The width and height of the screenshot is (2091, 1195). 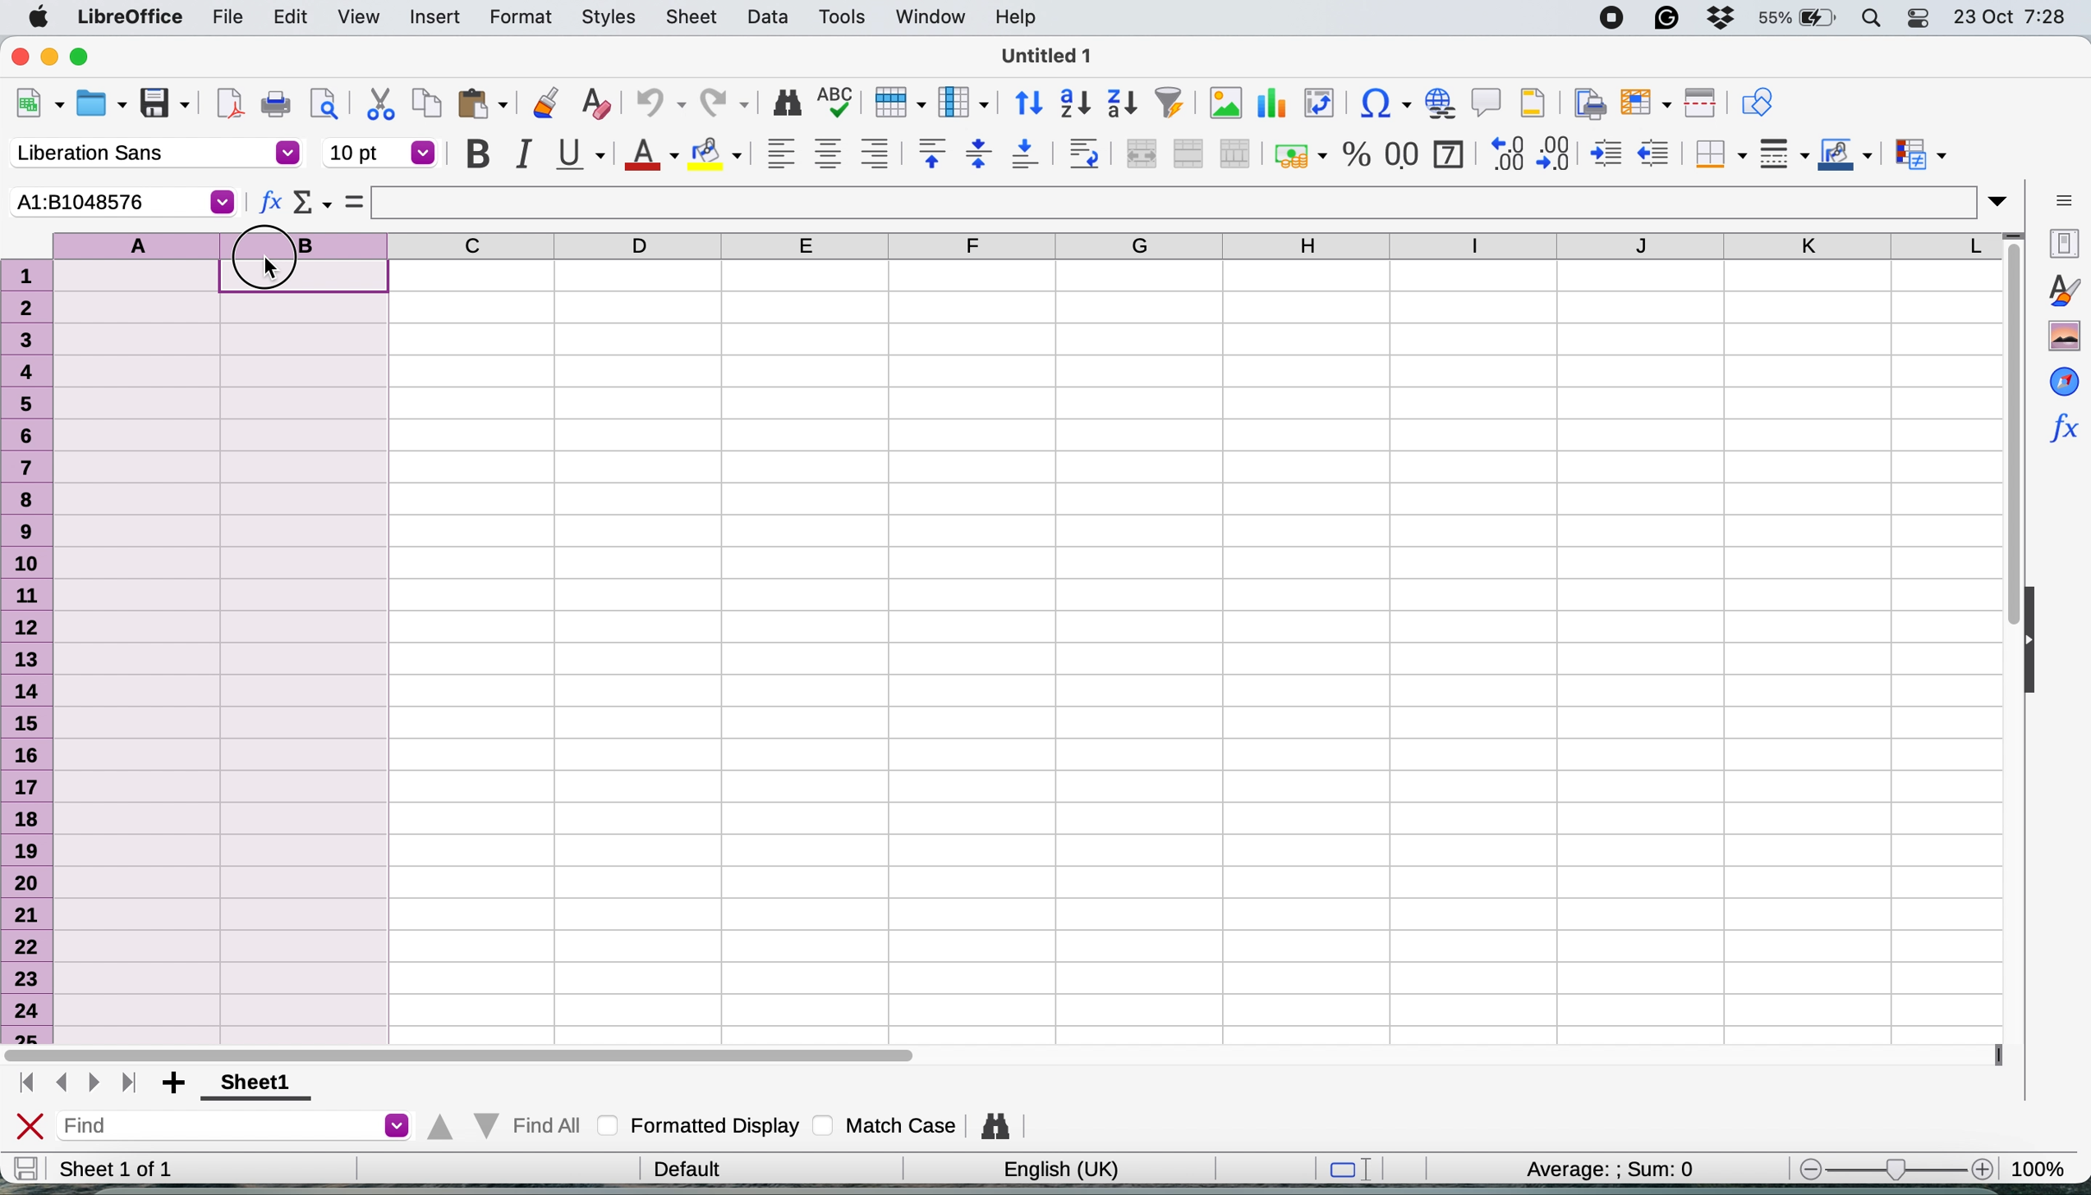 I want to click on align bottom, so click(x=1032, y=155).